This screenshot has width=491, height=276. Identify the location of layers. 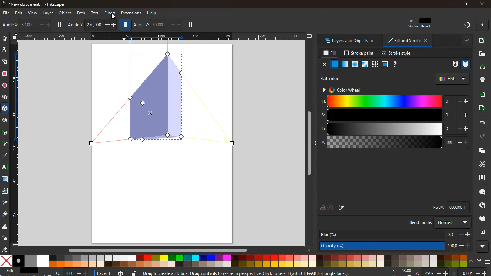
(481, 151).